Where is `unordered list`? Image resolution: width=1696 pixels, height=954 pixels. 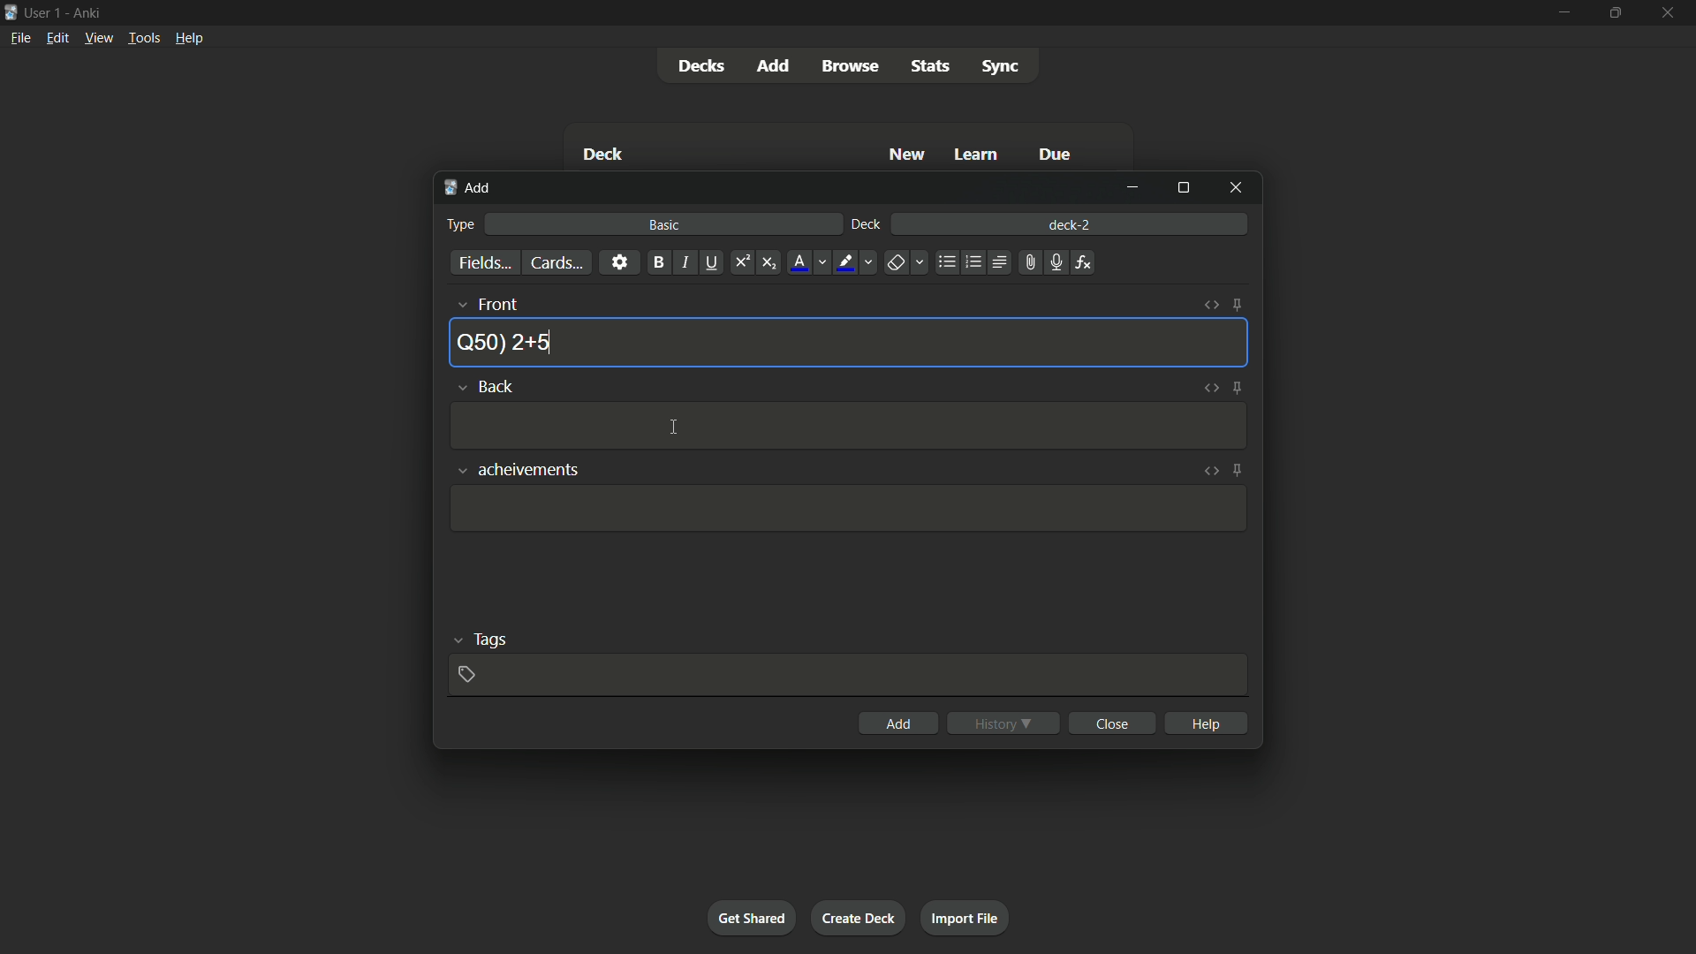
unordered list is located at coordinates (947, 263).